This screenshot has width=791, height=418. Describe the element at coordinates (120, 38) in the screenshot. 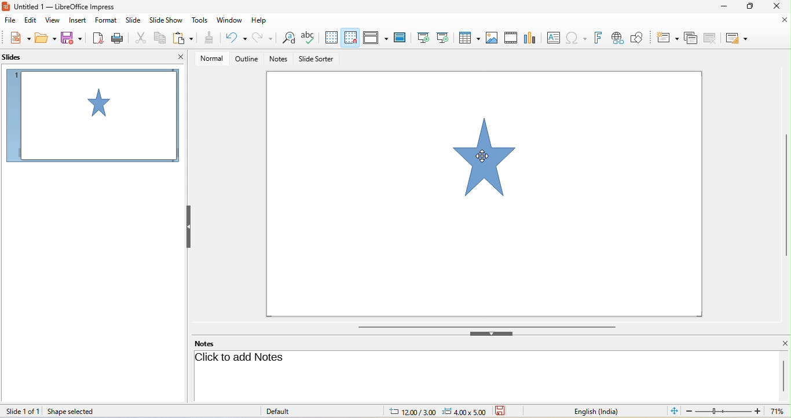

I see `print` at that location.